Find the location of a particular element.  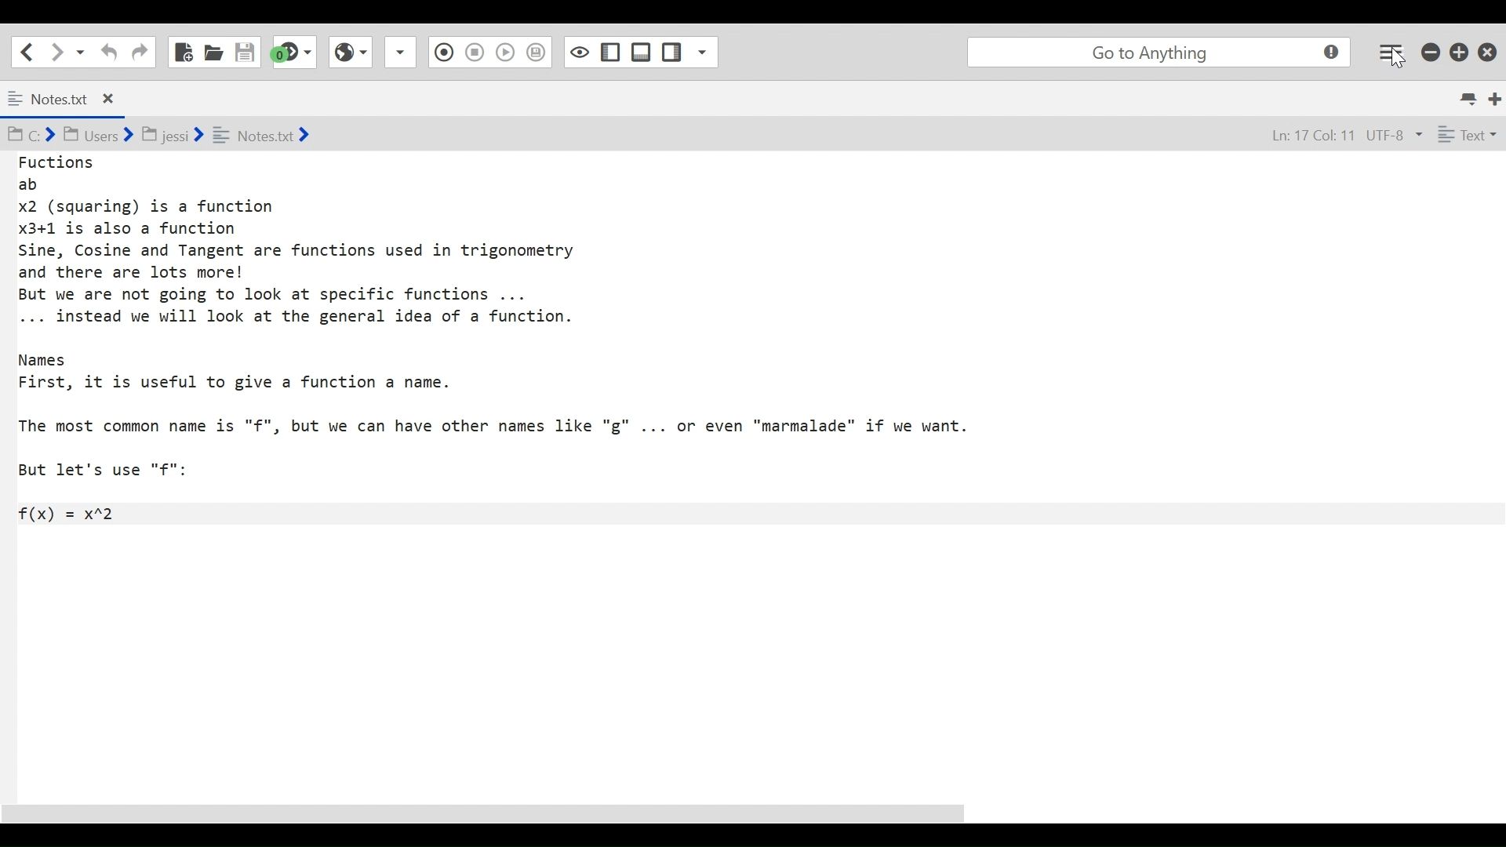

Fuctions

ab

x2 (squaring) is a function

x3+1 is also a function

Sine, Cosine and Tangent are functions used in trigonometry
and there are lots more!

But we are not going to look at specific functions ...

... instead we will look at the general idea of a function.
Names

First, it is useful to give a function a name.

The most common name is "f", but we can have other names like "g" ... or even "marmalade" if we want.
But let's use "f":

f(x) = x*2 is located at coordinates (513, 340).